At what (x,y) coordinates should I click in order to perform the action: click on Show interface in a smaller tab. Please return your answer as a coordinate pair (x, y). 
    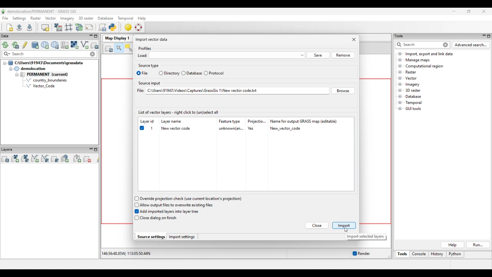
    Looking at the image, I should click on (469, 11).